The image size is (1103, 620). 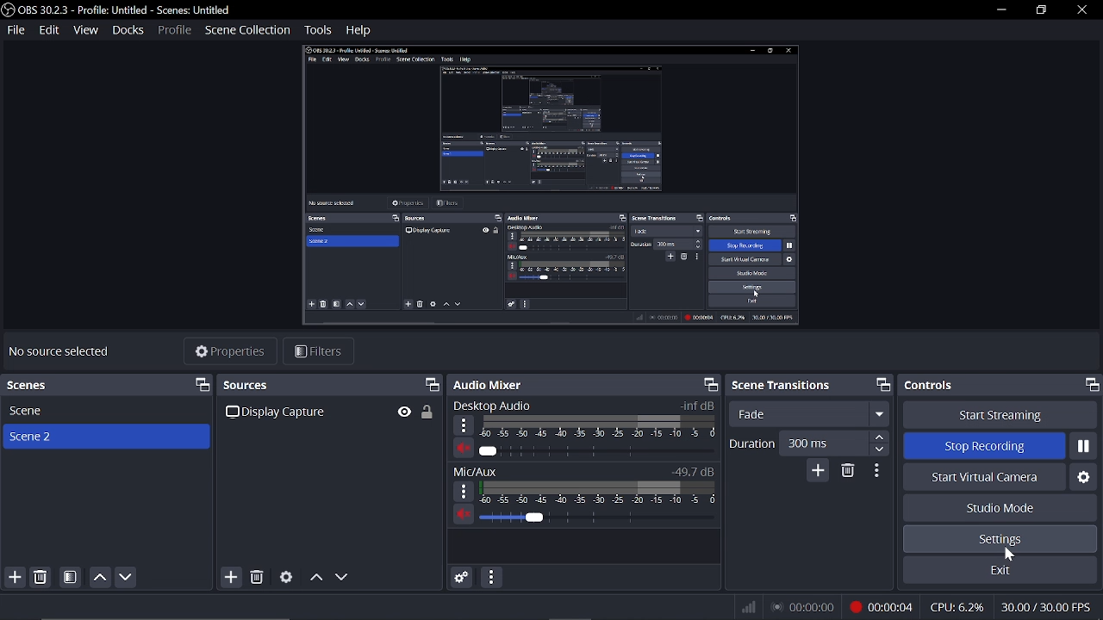 I want to click on controls, so click(x=938, y=385).